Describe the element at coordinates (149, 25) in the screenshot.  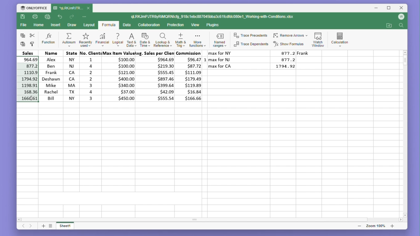
I see `Collaboration` at that location.